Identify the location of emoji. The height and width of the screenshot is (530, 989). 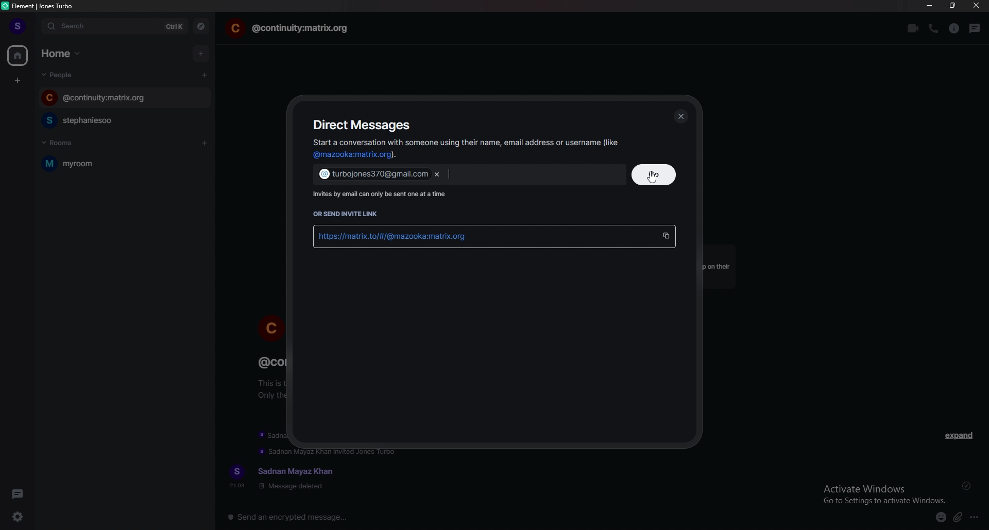
(941, 518).